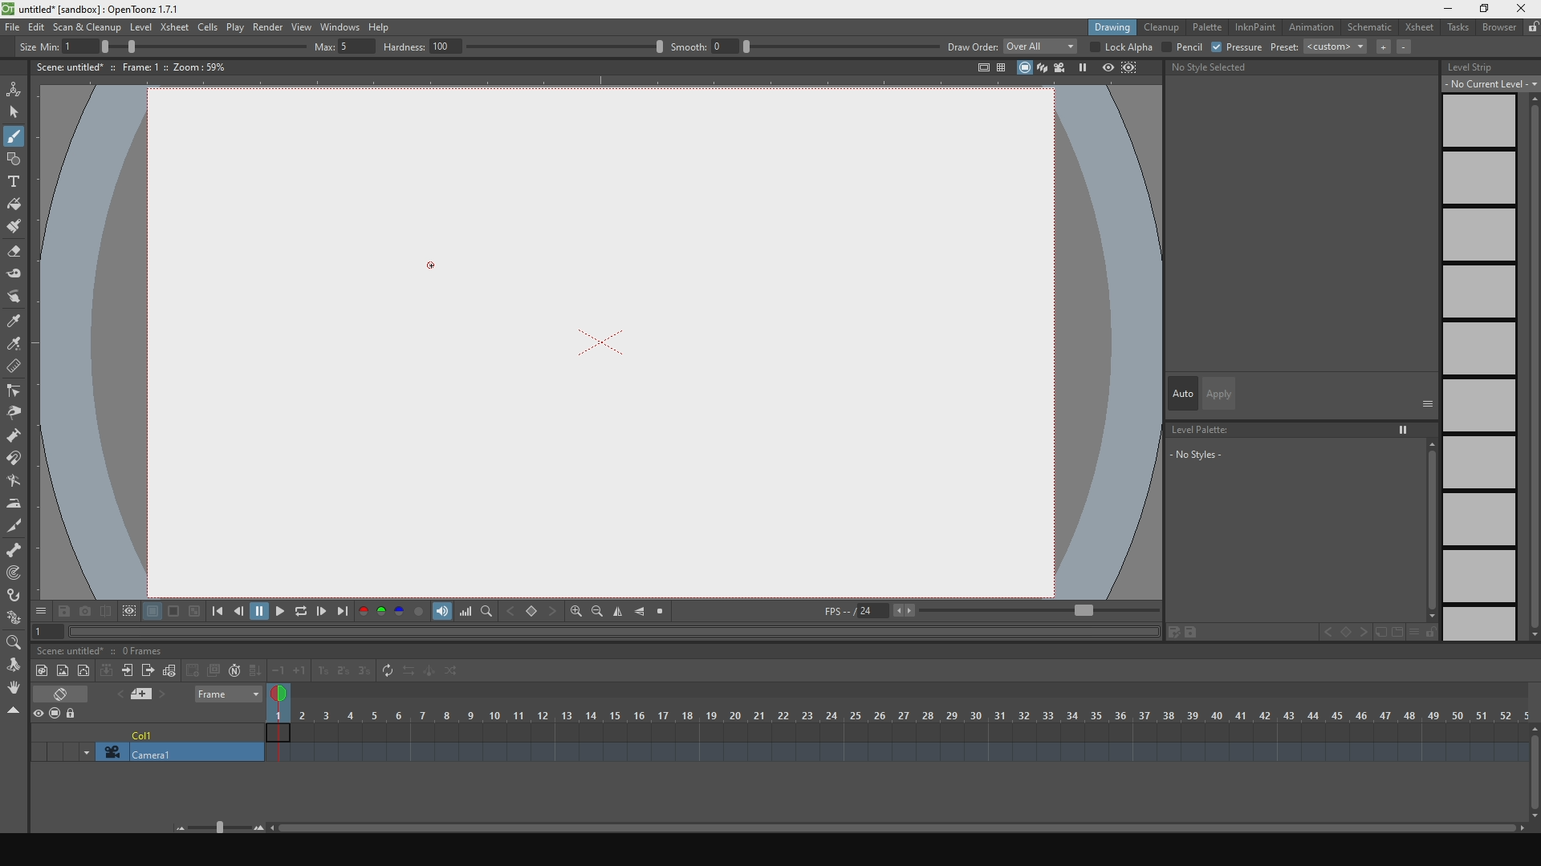  I want to click on scene frame, so click(891, 716).